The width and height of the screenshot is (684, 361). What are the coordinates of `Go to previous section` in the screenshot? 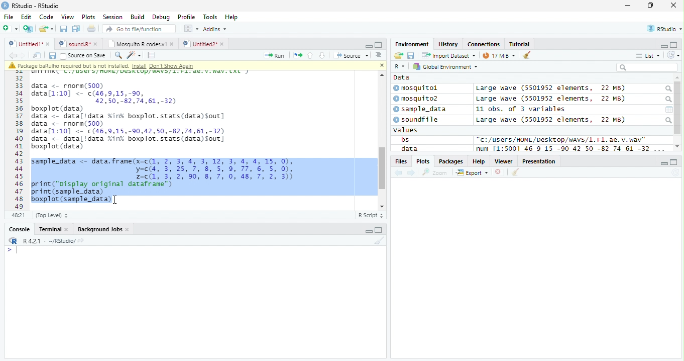 It's located at (309, 55).